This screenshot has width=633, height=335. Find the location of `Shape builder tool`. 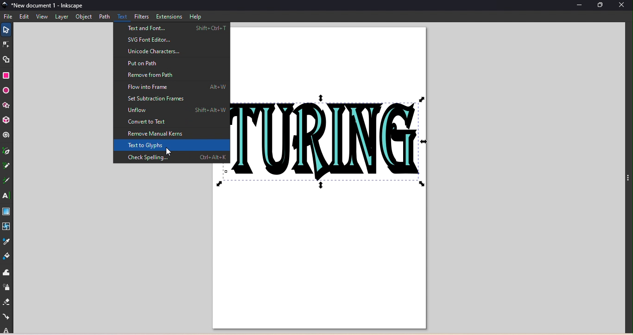

Shape builder tool is located at coordinates (9, 59).